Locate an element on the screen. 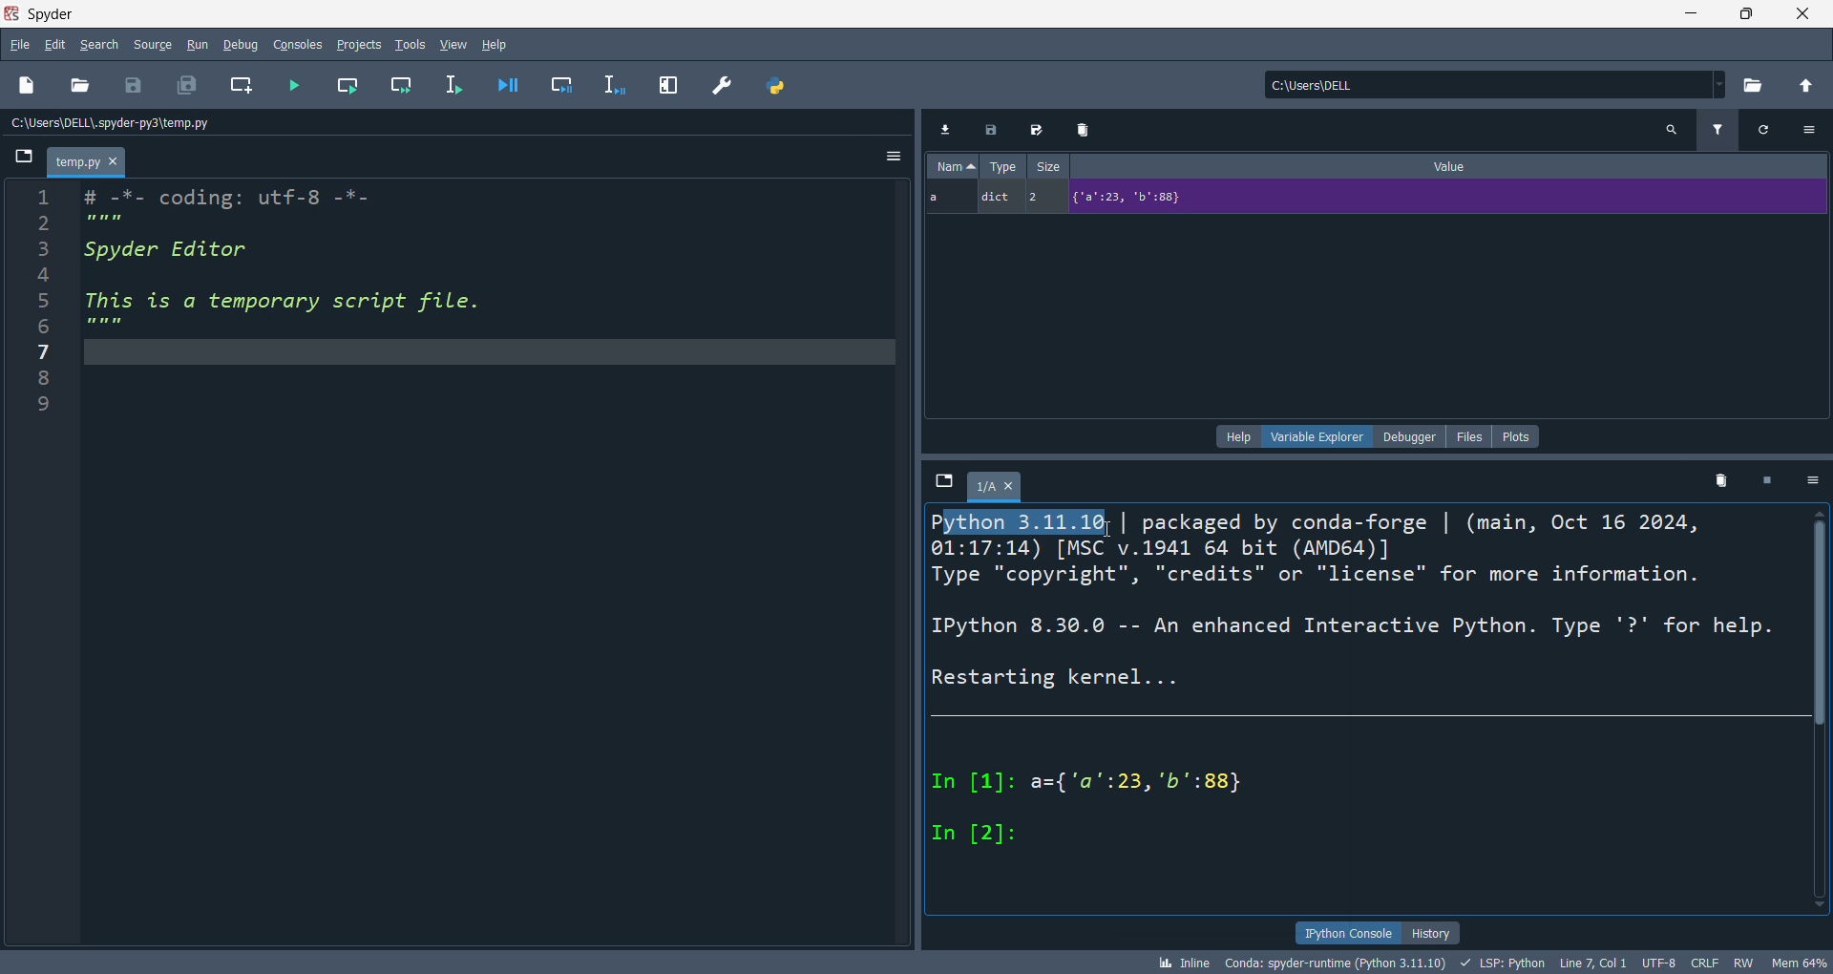  browse tabs is located at coordinates (25, 160).